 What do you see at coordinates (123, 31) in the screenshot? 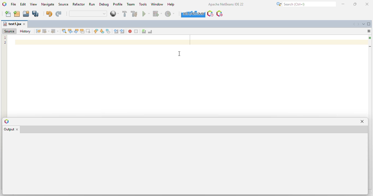
I see `shift line right` at bounding box center [123, 31].